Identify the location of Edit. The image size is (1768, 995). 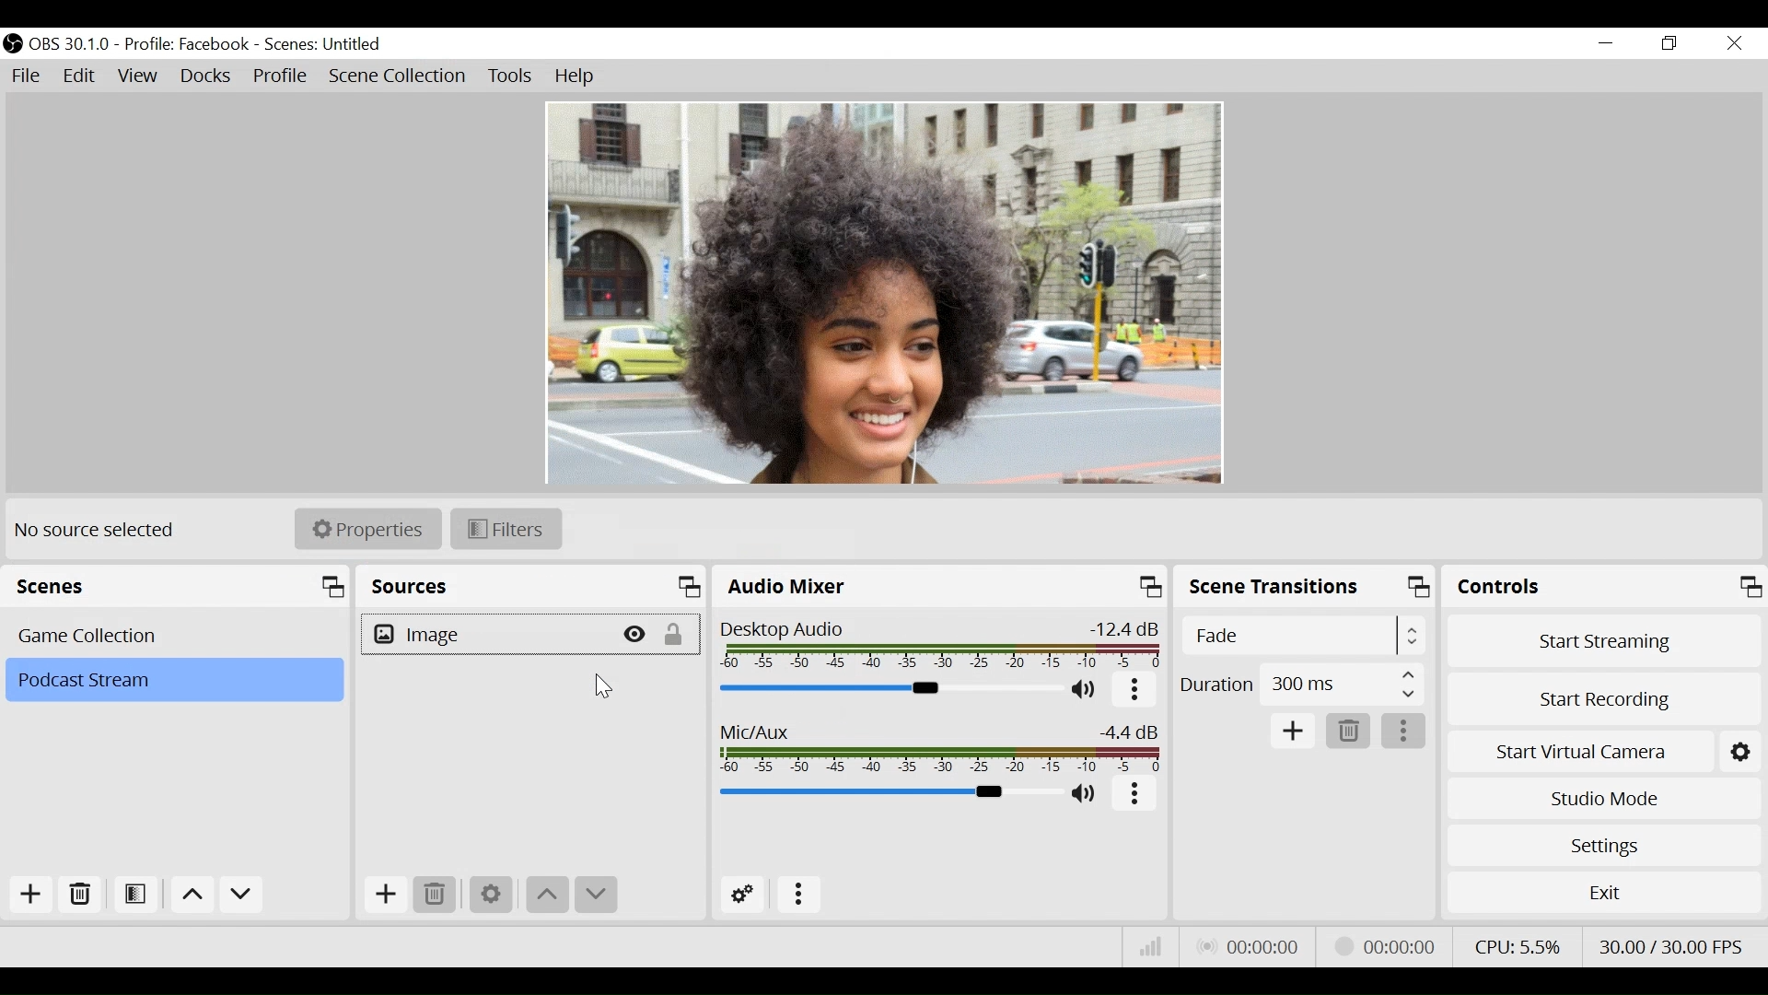
(82, 76).